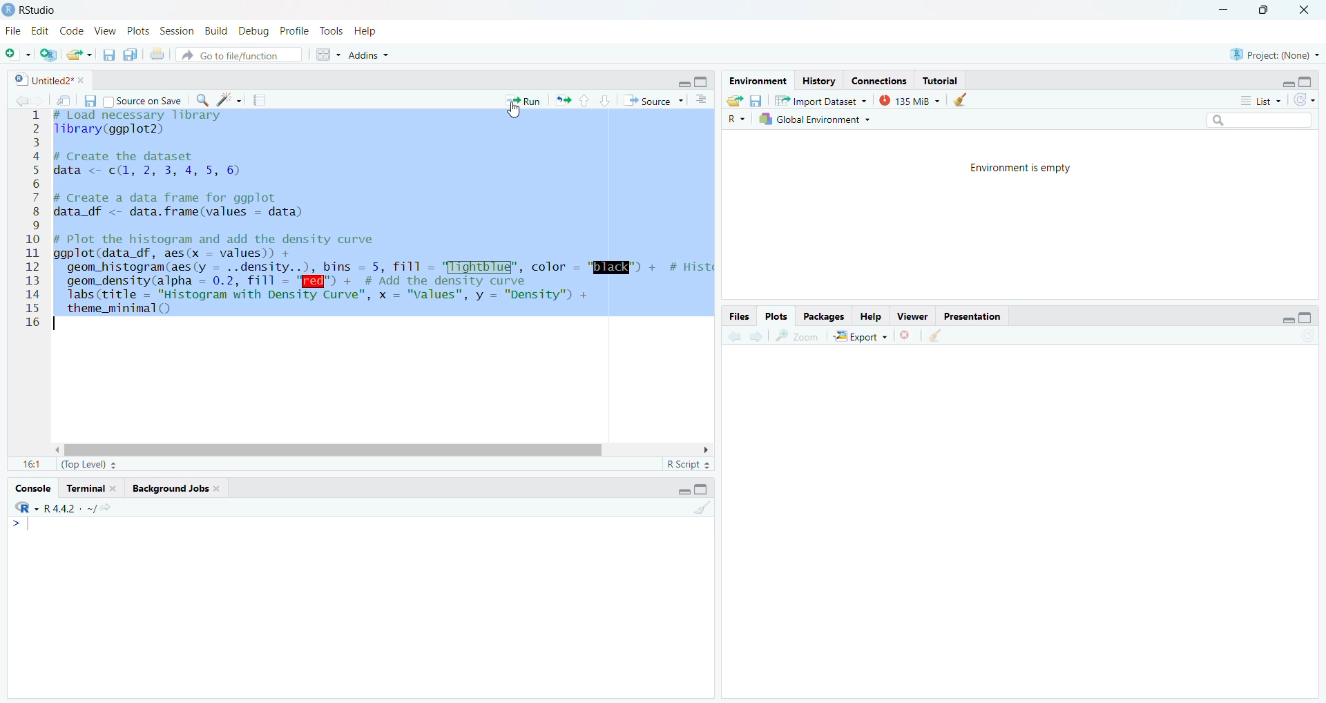 This screenshot has height=703, width=1326. Describe the element at coordinates (84, 78) in the screenshot. I see `close` at that location.